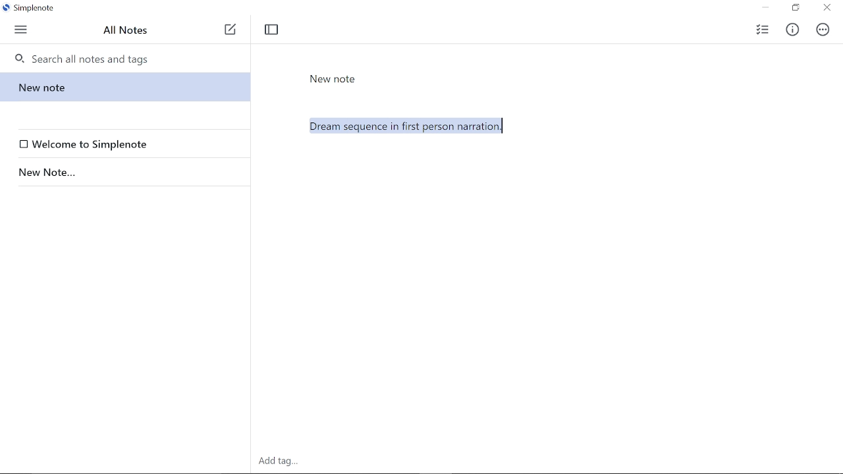  What do you see at coordinates (123, 87) in the screenshot?
I see `New note` at bounding box center [123, 87].